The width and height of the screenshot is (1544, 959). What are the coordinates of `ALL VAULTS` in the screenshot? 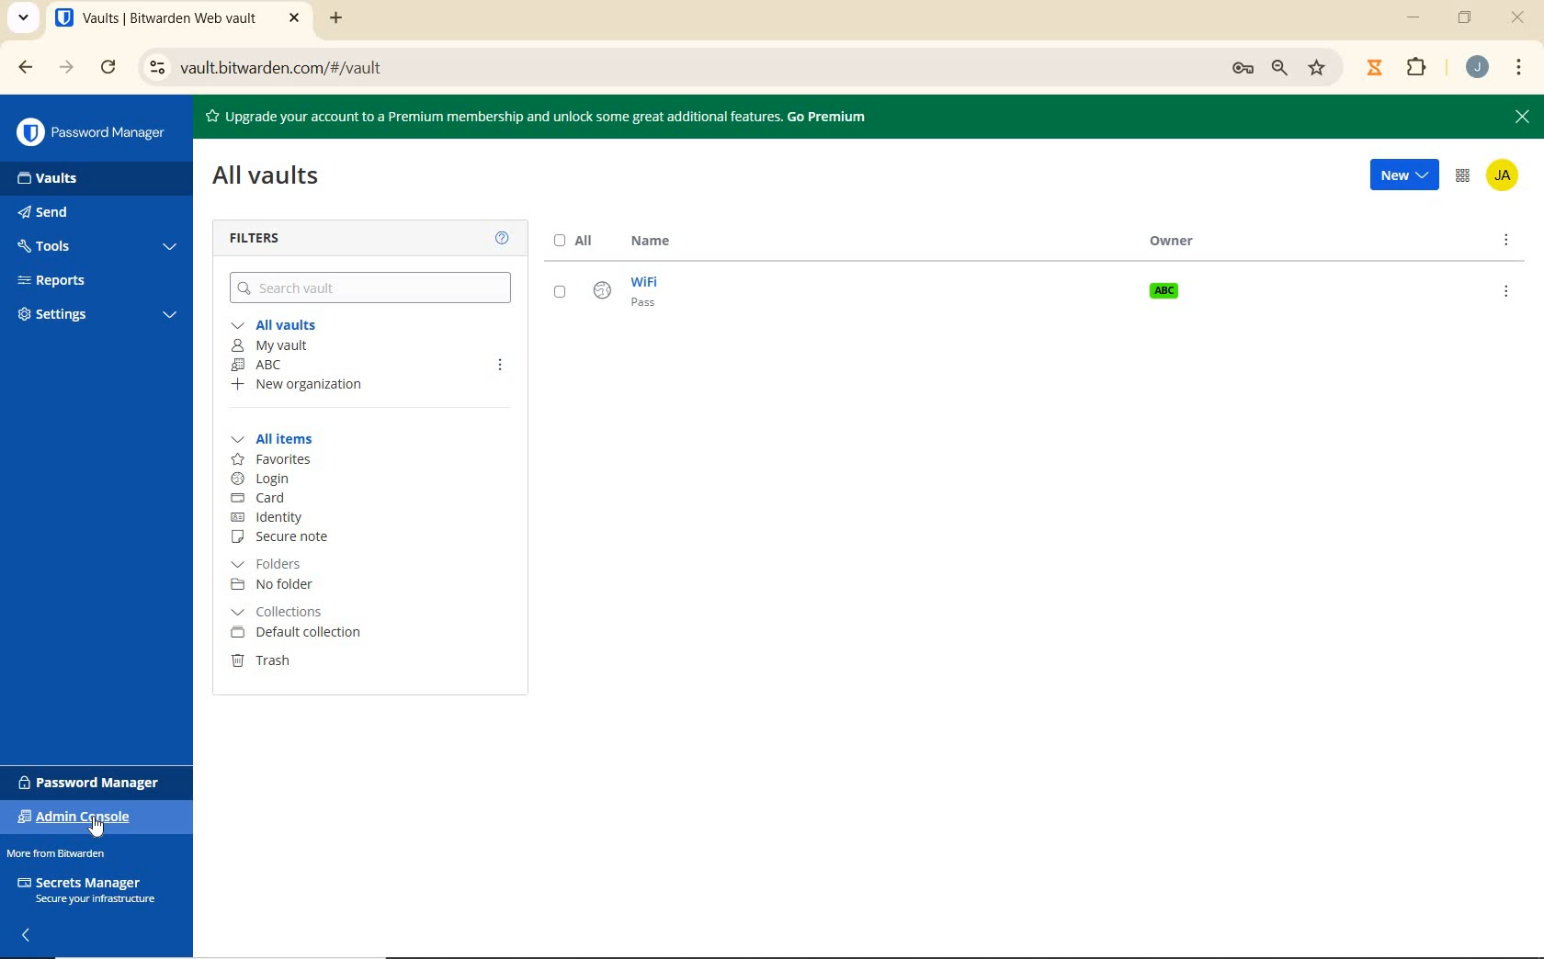 It's located at (272, 182).